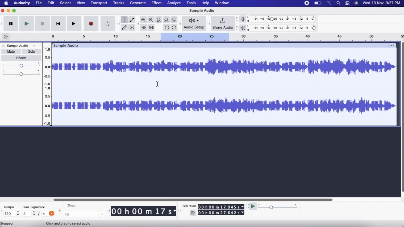  I want to click on app icon, so click(356, 3).